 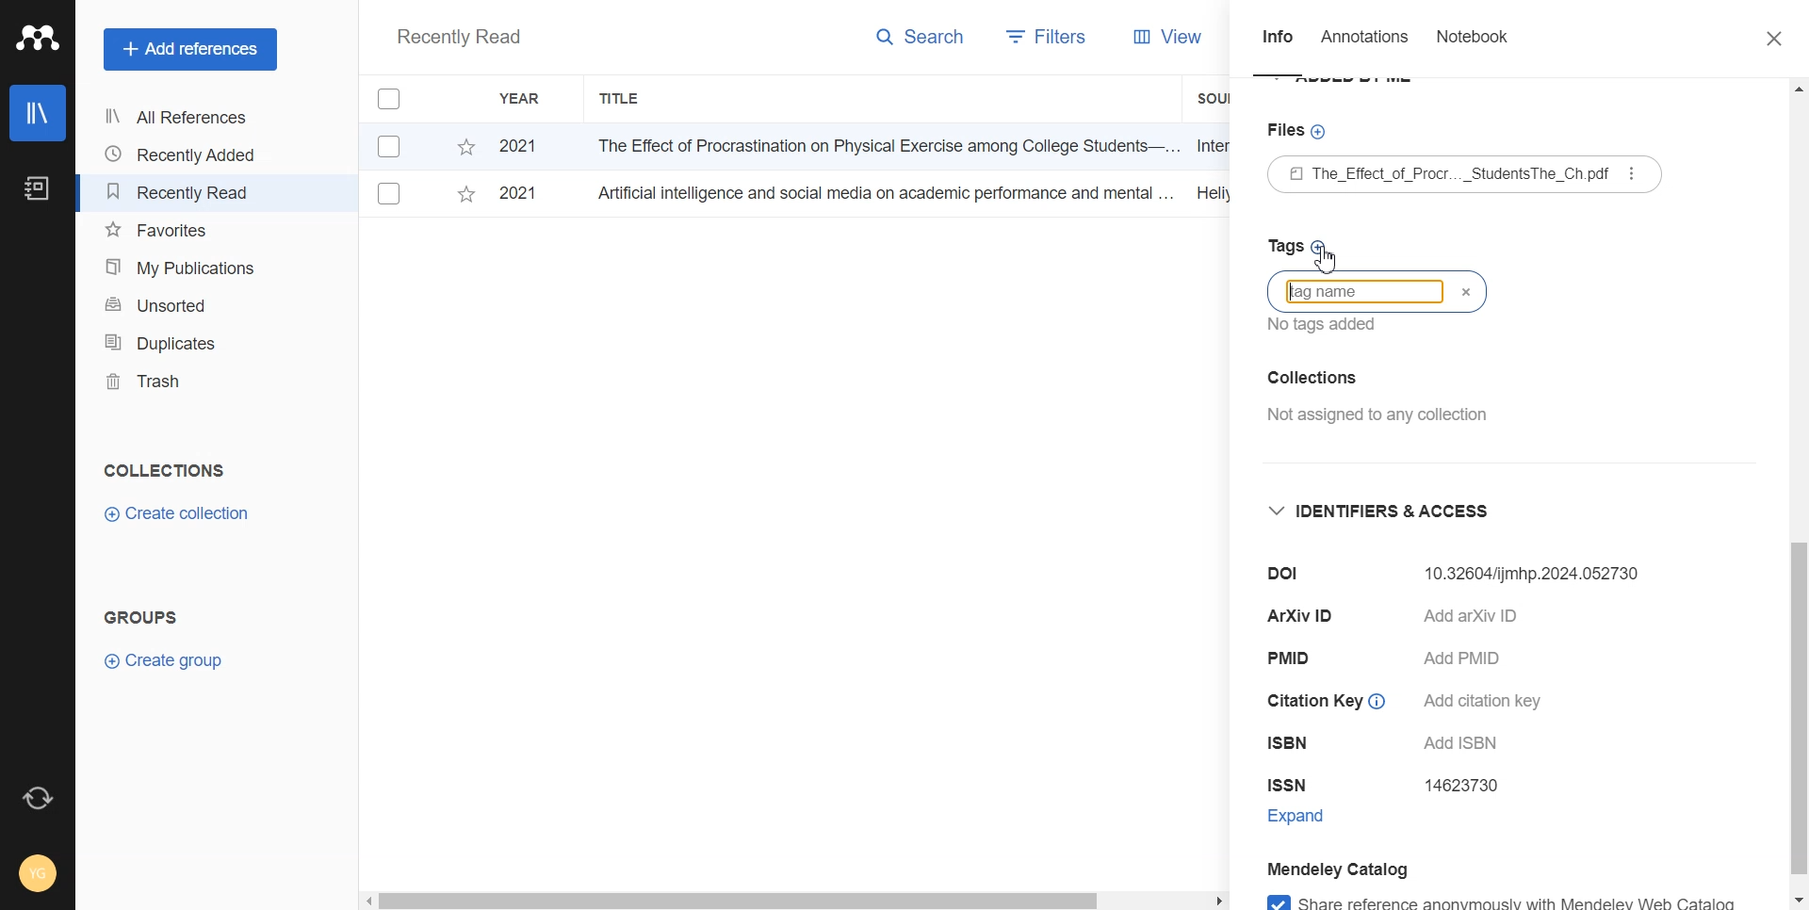 What do you see at coordinates (393, 145) in the screenshot?
I see `Checkbox` at bounding box center [393, 145].